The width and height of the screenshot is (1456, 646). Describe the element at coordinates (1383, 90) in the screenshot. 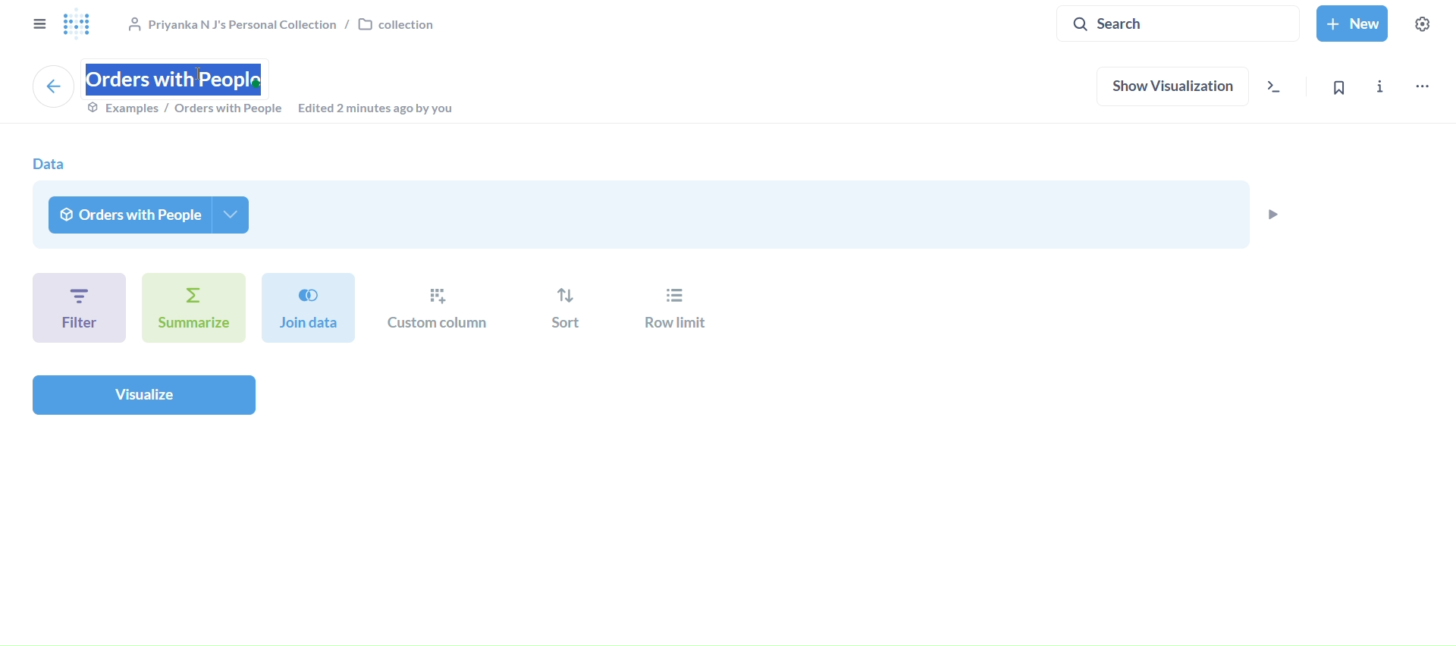

I see `info` at that location.